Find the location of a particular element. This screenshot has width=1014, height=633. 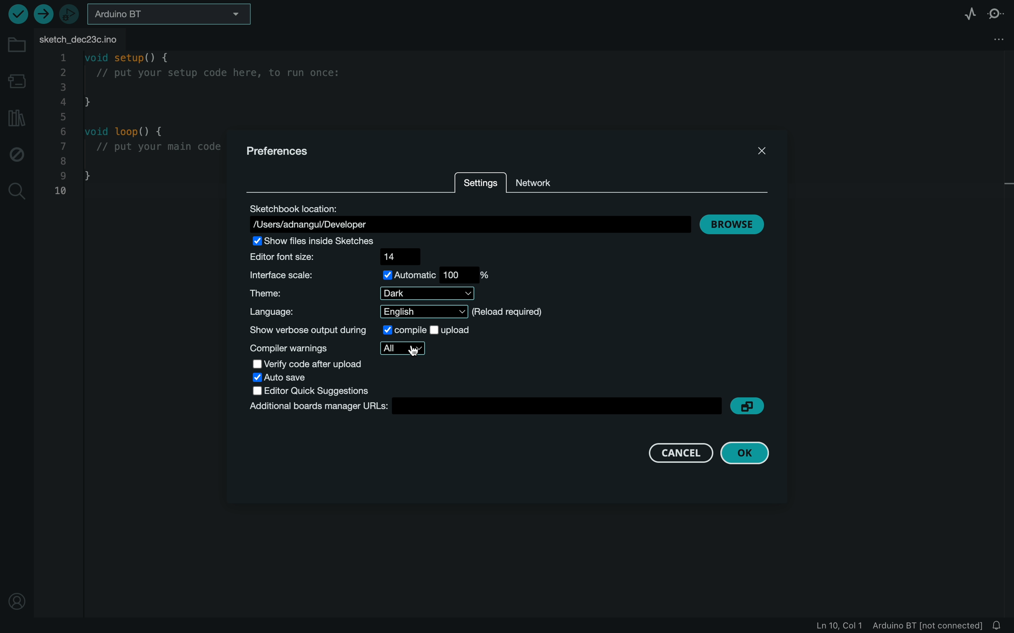

Additional board managers  is located at coordinates (507, 407).